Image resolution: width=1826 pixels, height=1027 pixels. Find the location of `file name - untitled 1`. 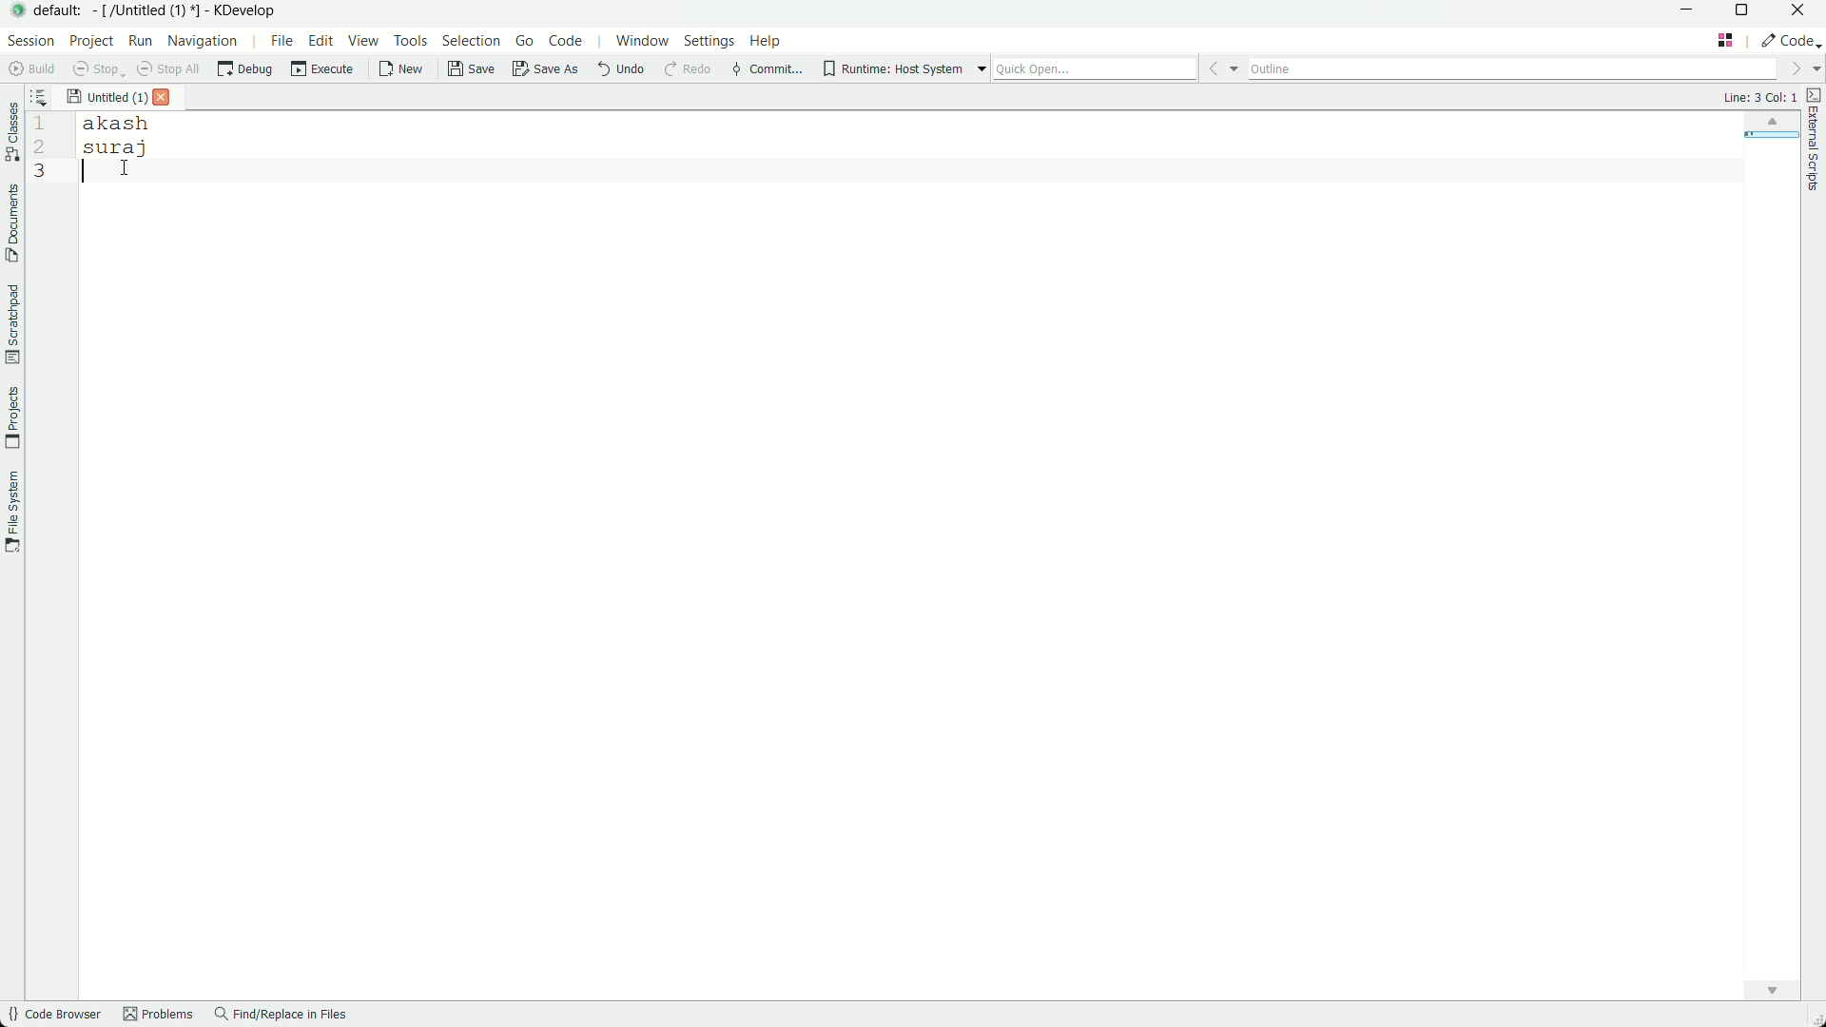

file name - untitled 1 is located at coordinates (107, 95).